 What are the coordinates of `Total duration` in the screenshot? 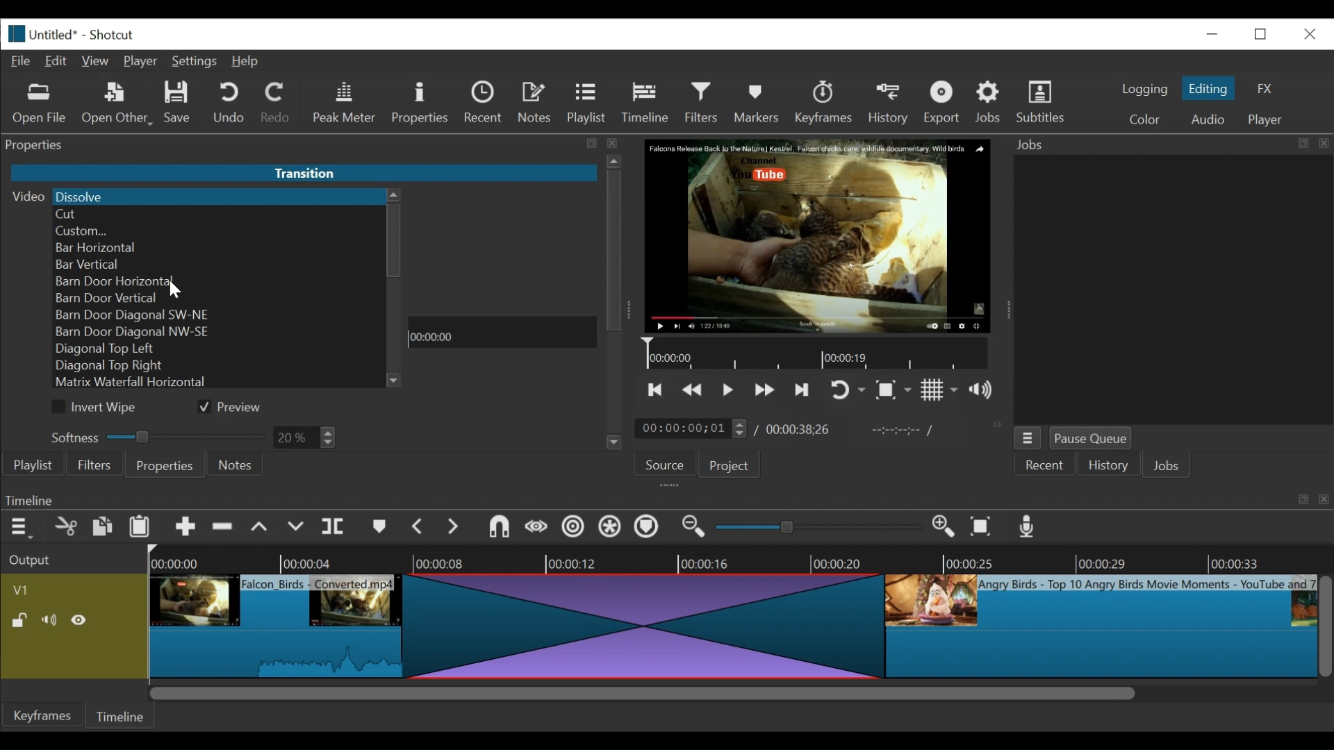 It's located at (802, 429).